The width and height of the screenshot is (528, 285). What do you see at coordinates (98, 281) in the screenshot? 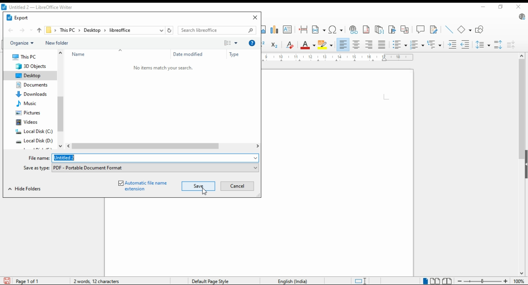
I see `document information` at bounding box center [98, 281].